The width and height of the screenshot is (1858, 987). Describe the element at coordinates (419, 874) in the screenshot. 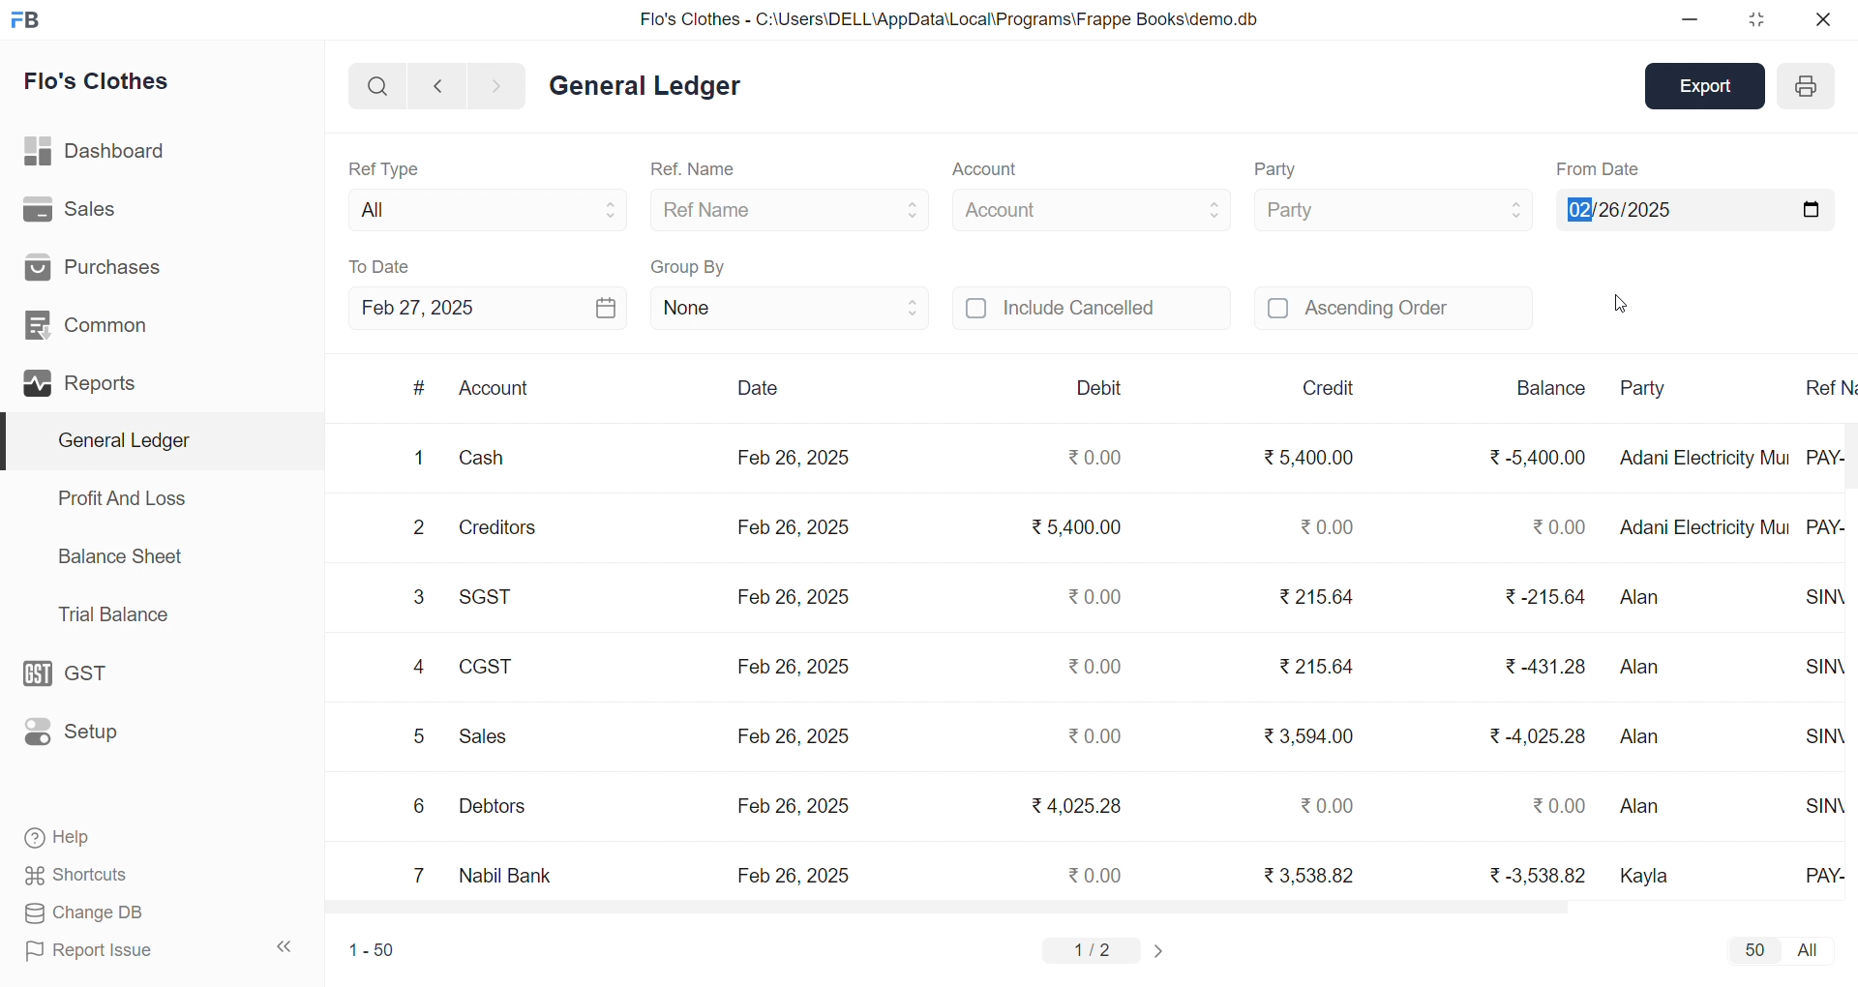

I see `7` at that location.